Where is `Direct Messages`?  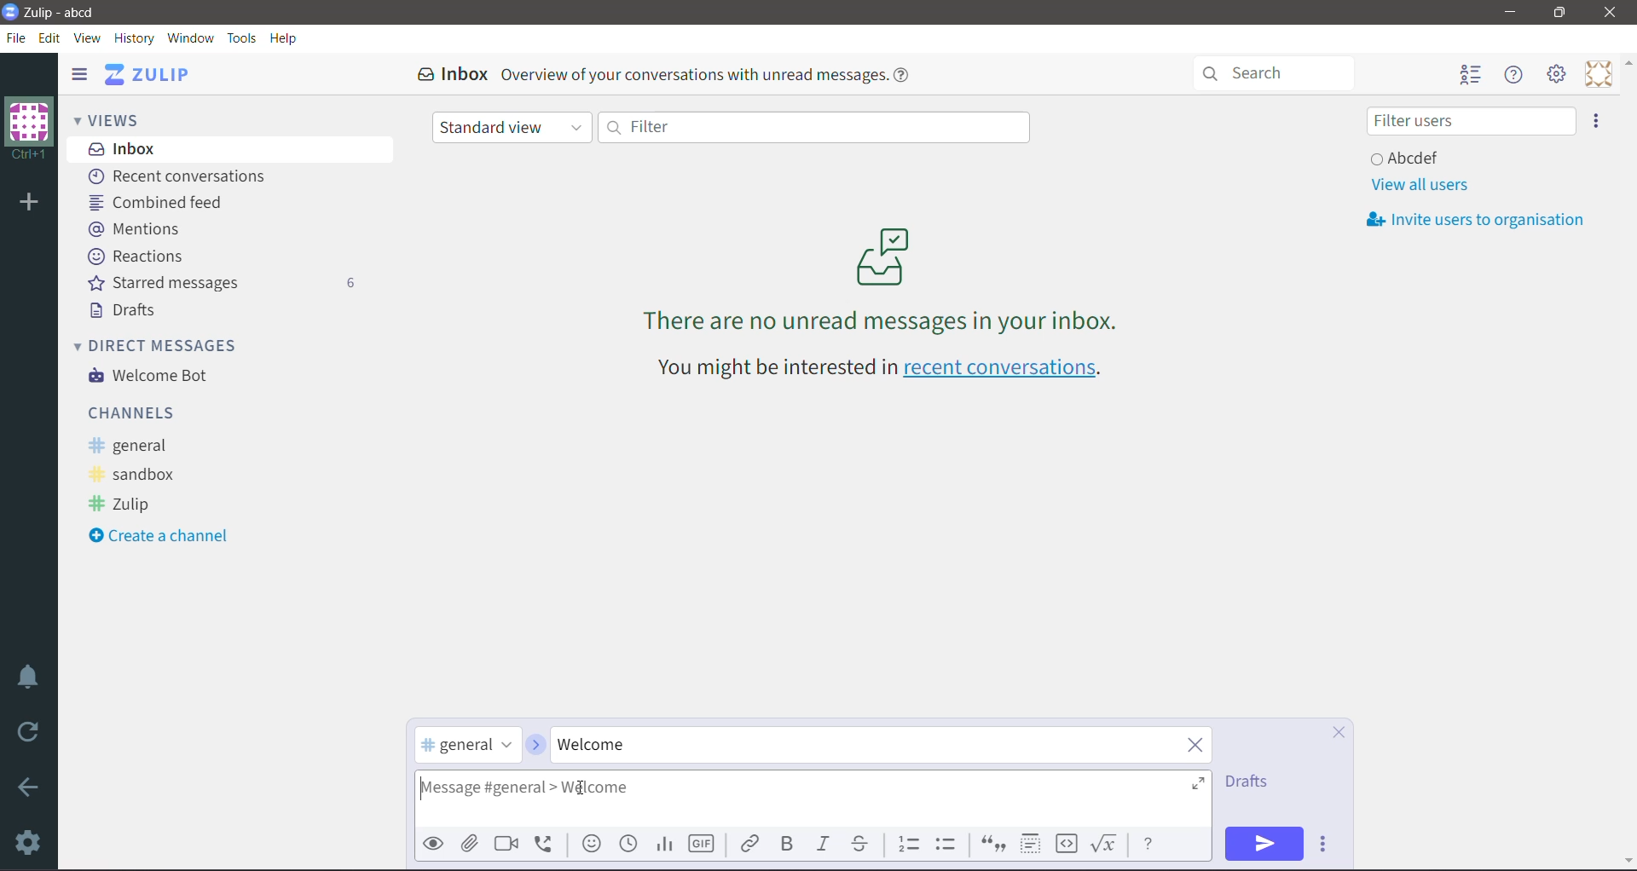 Direct Messages is located at coordinates (167, 344).